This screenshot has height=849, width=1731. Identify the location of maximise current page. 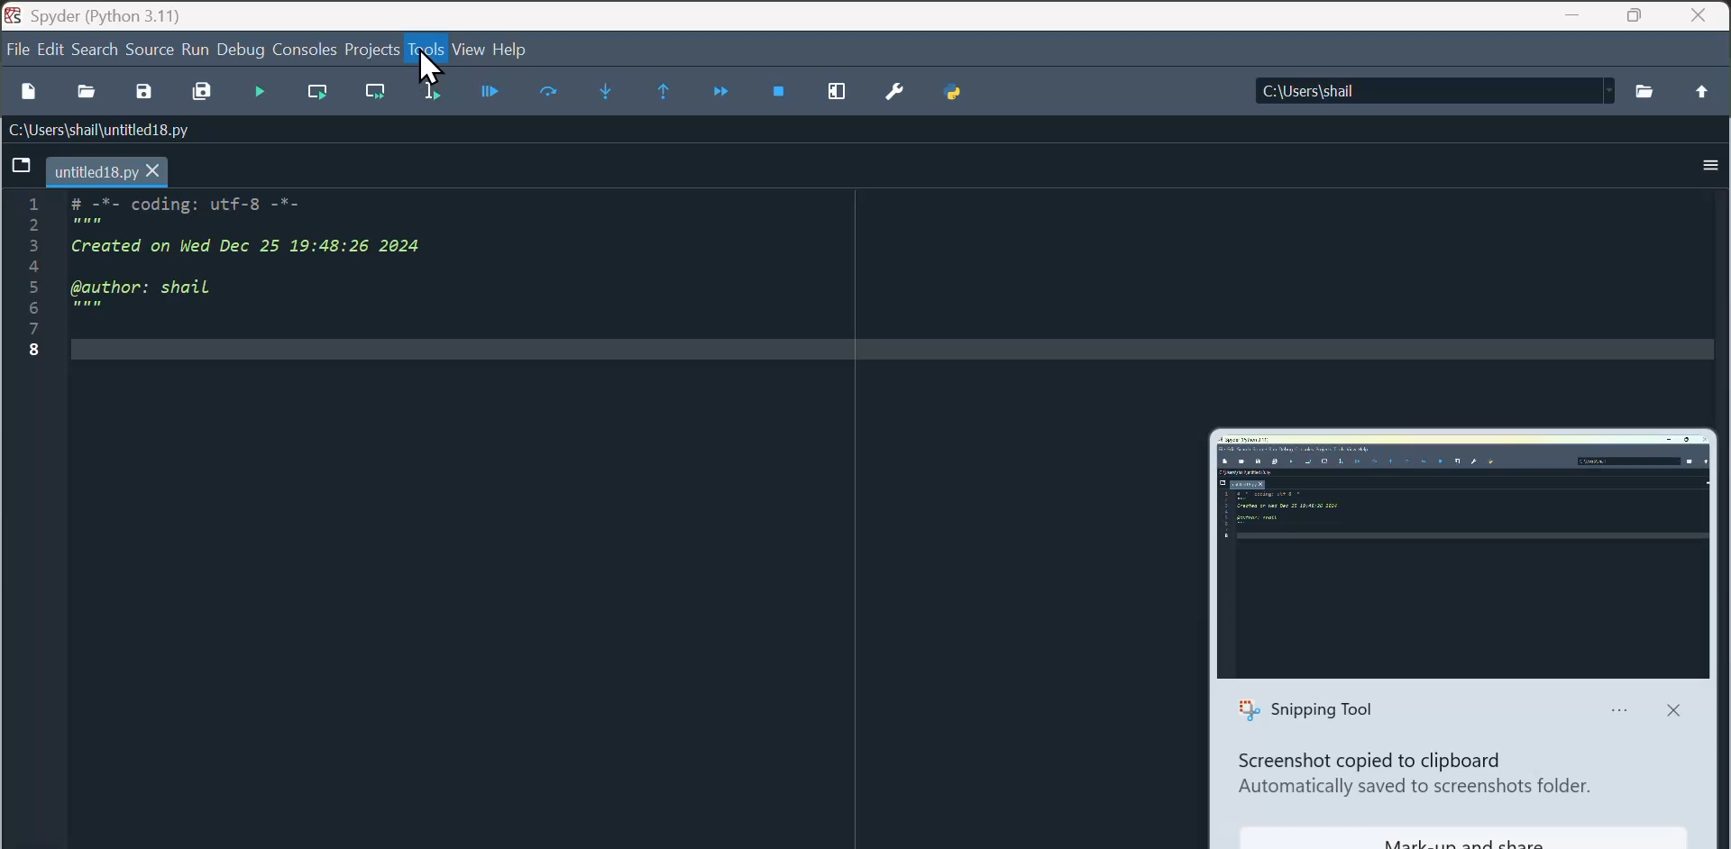
(839, 93).